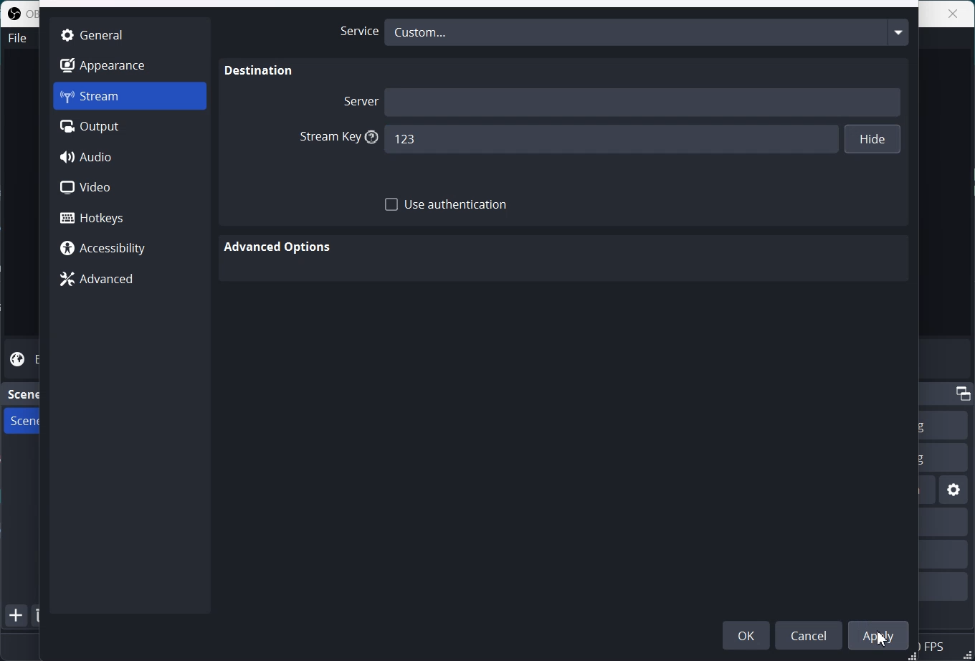  What do you see at coordinates (335, 138) in the screenshot?
I see `Stream Key ` at bounding box center [335, 138].